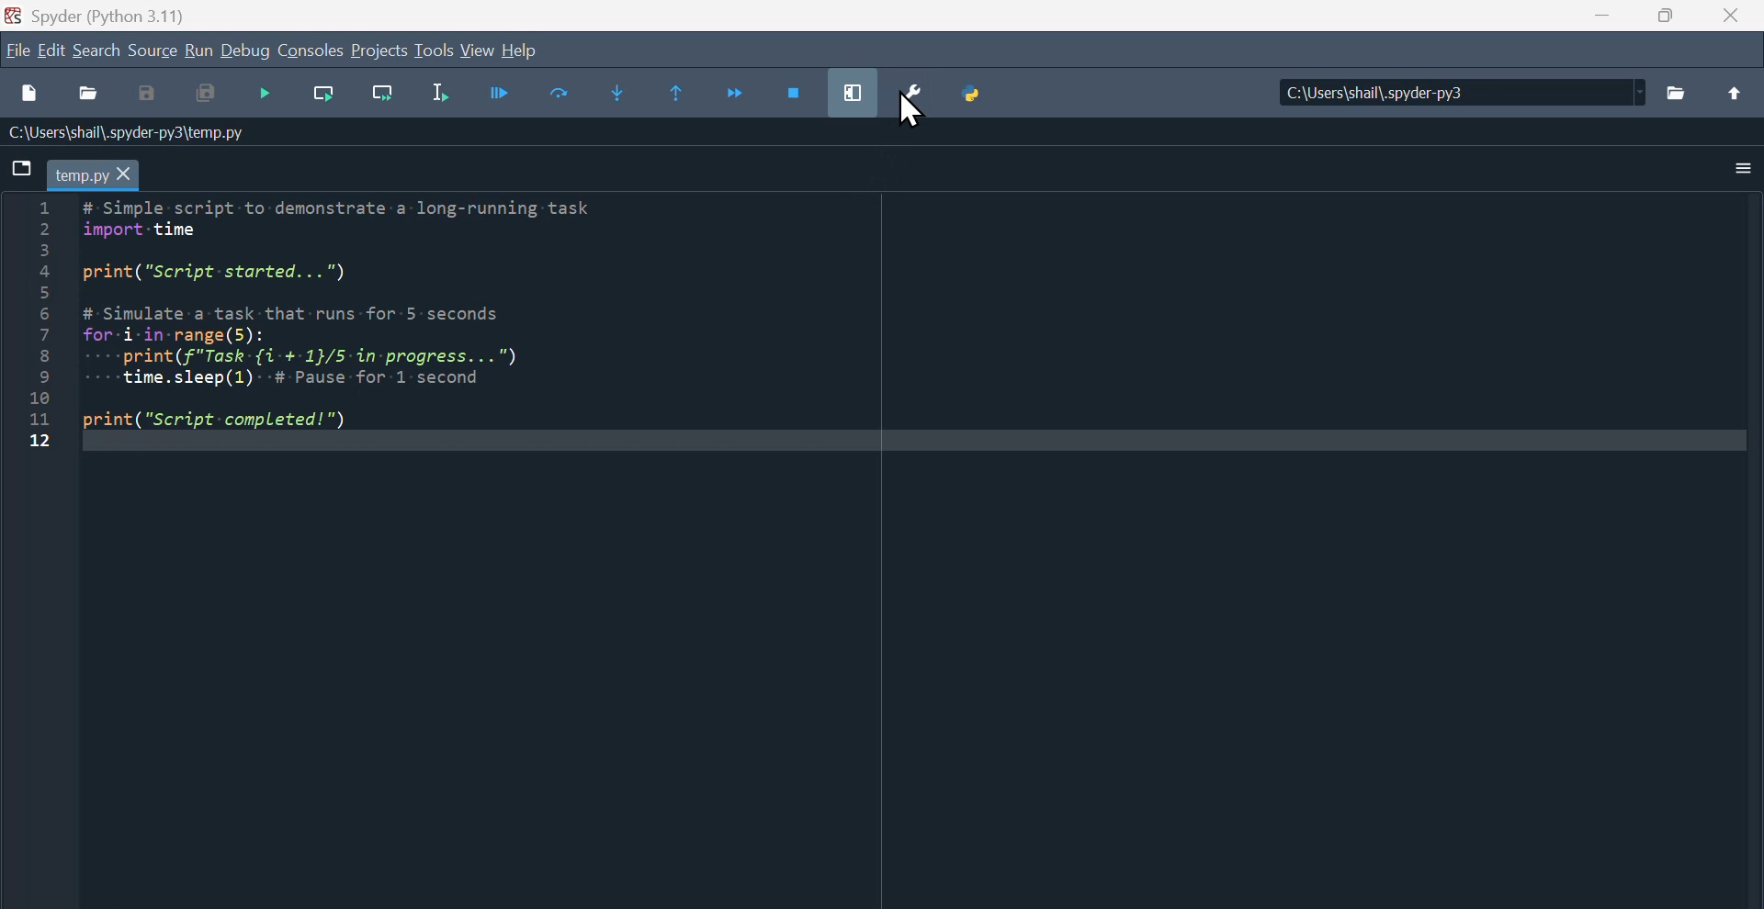 This screenshot has width=1764, height=909. Describe the element at coordinates (534, 50) in the screenshot. I see `help` at that location.